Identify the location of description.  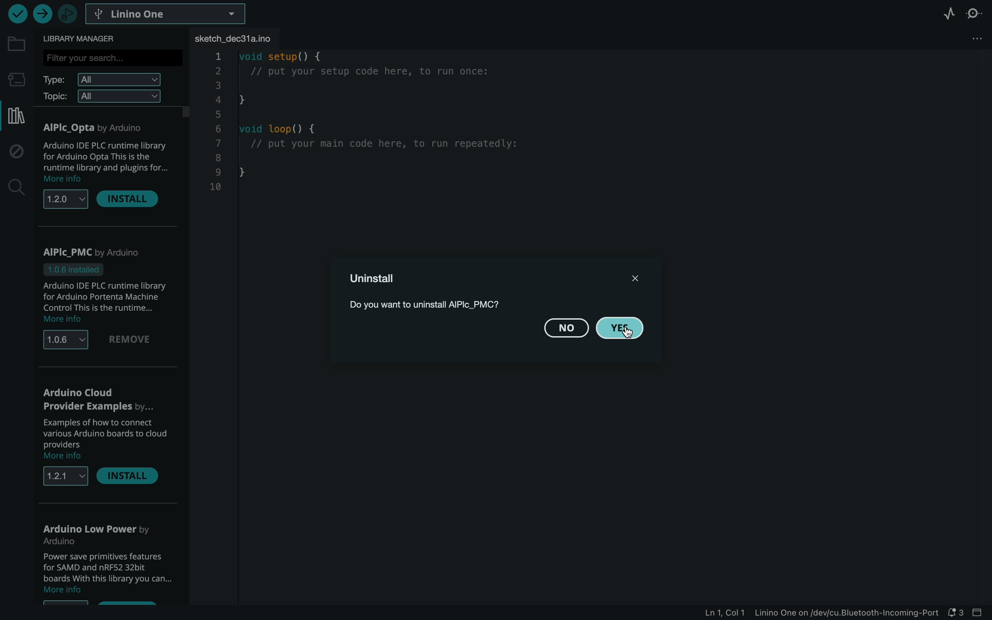
(106, 438).